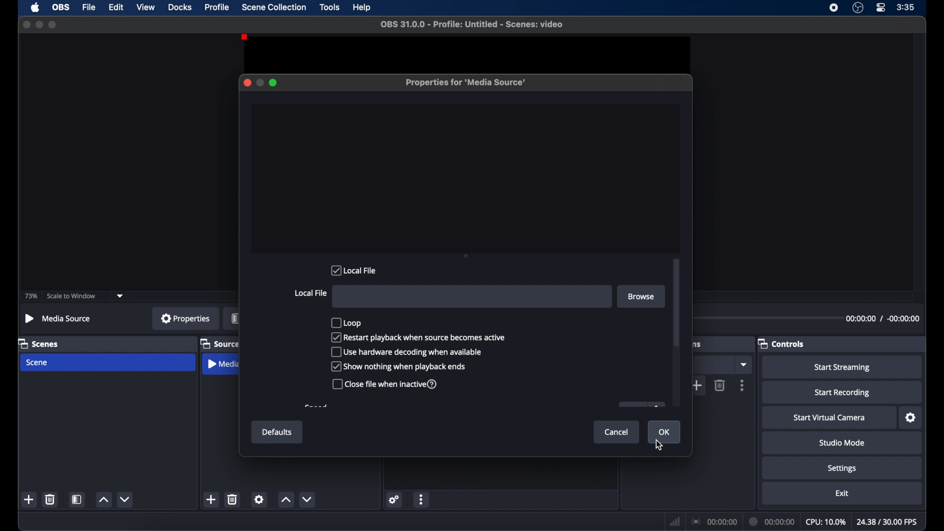 The width and height of the screenshot is (944, 531). Describe the element at coordinates (356, 270) in the screenshot. I see `local file` at that location.